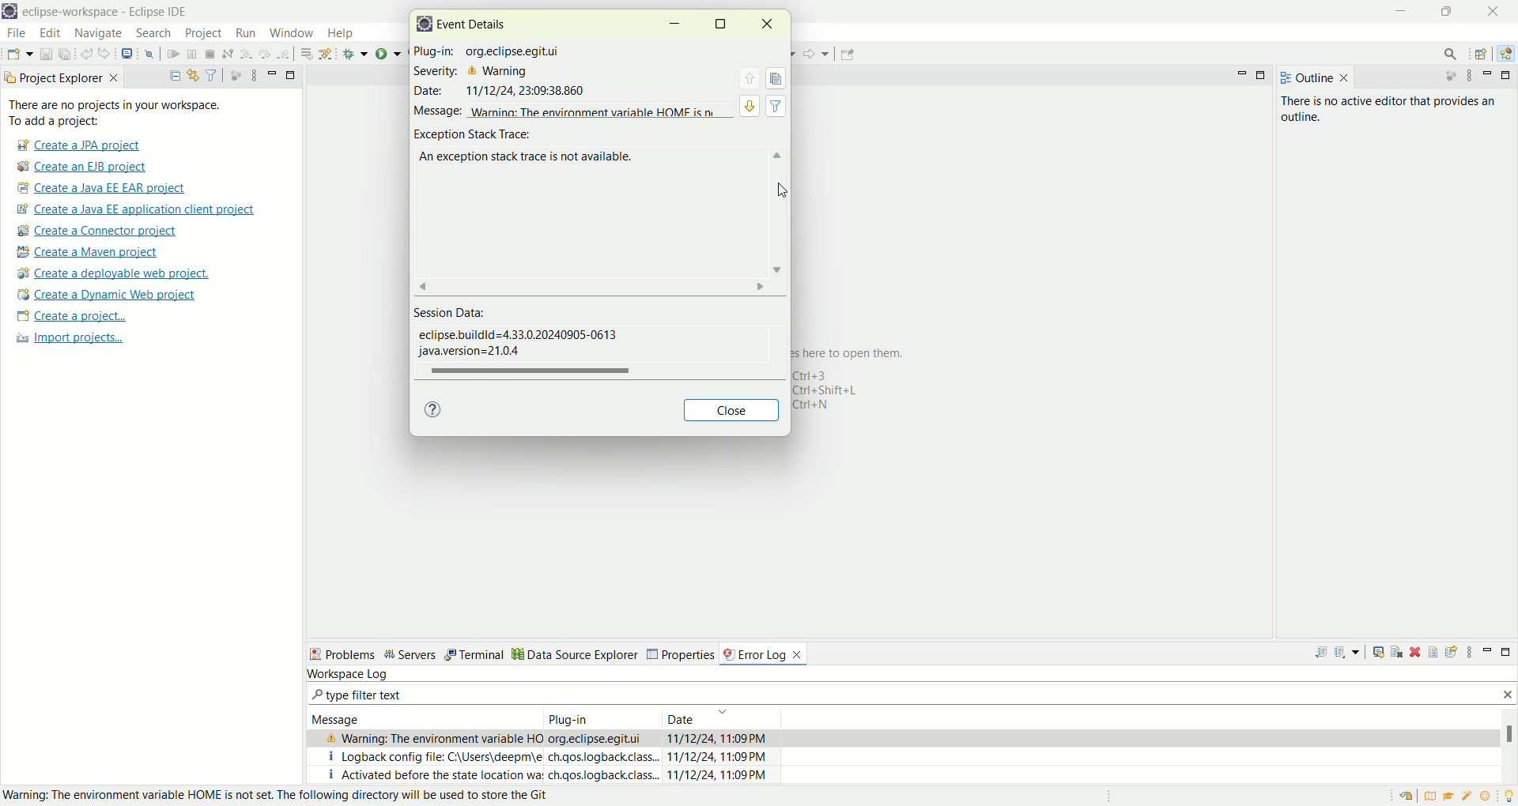  Describe the element at coordinates (114, 273) in the screenshot. I see `create a deployable web project` at that location.